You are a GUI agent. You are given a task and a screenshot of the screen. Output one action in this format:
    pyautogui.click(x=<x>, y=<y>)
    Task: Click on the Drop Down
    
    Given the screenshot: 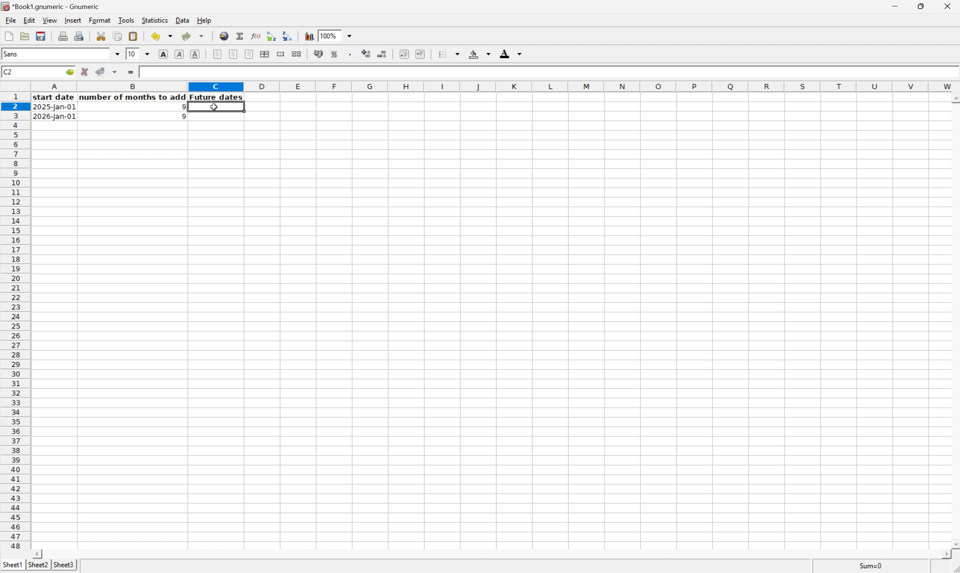 What is the action you would take?
    pyautogui.click(x=148, y=54)
    